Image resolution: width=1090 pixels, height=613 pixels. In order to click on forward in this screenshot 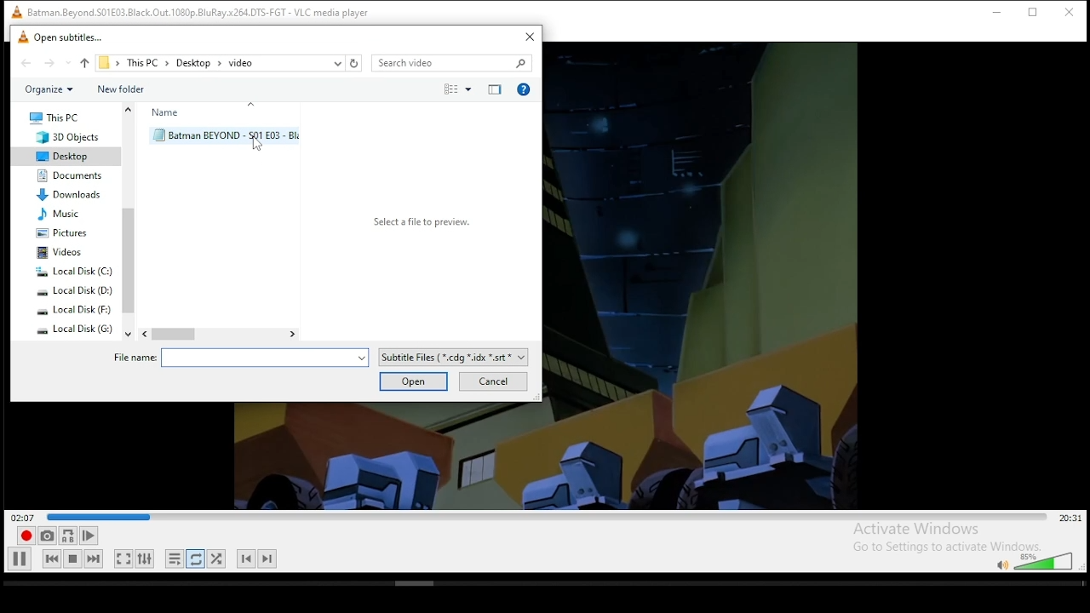, I will do `click(57, 63)`.